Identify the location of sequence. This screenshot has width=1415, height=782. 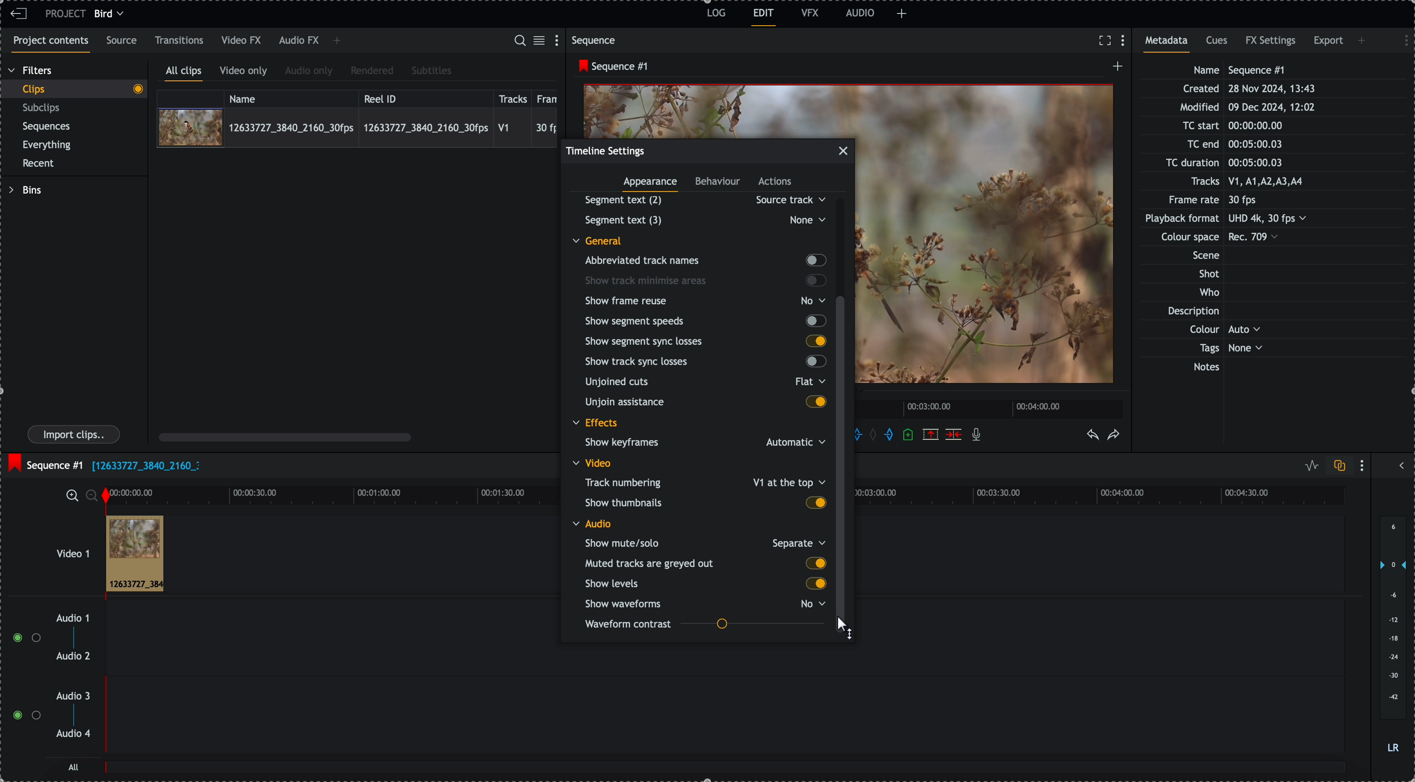
(596, 40).